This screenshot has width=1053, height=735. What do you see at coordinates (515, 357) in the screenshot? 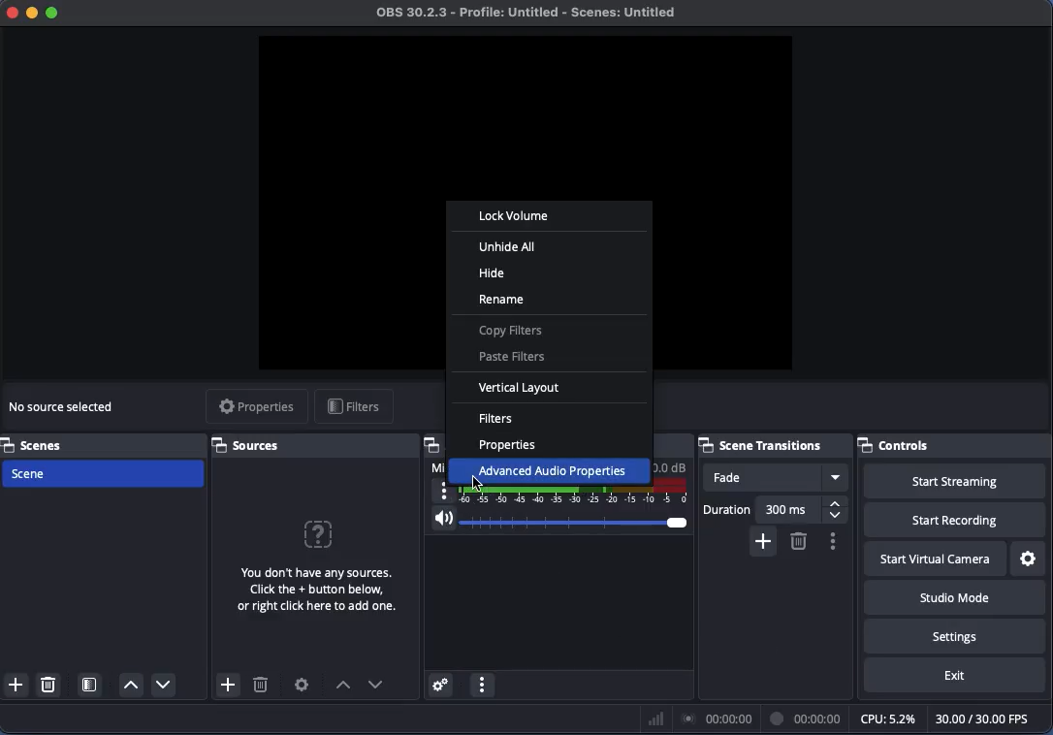
I see `Paste filters` at bounding box center [515, 357].